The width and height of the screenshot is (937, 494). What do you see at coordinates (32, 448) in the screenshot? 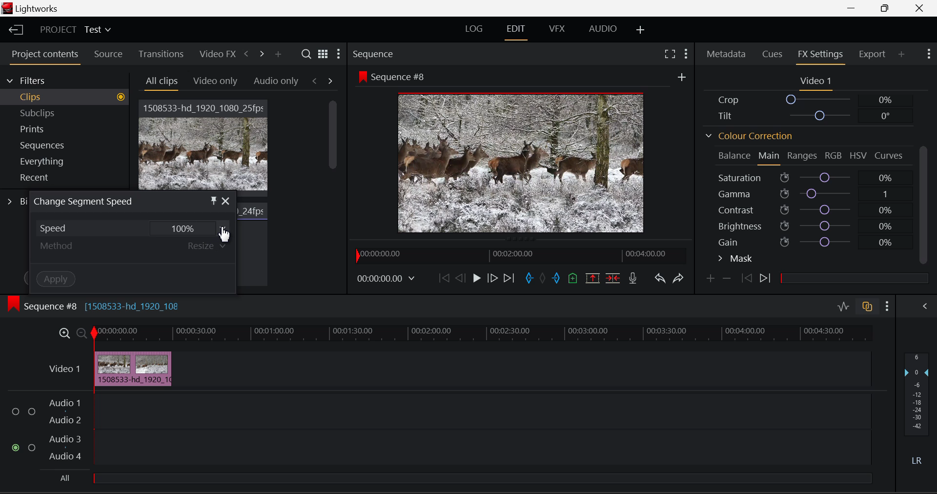
I see `Audio Input Checkbox` at bounding box center [32, 448].